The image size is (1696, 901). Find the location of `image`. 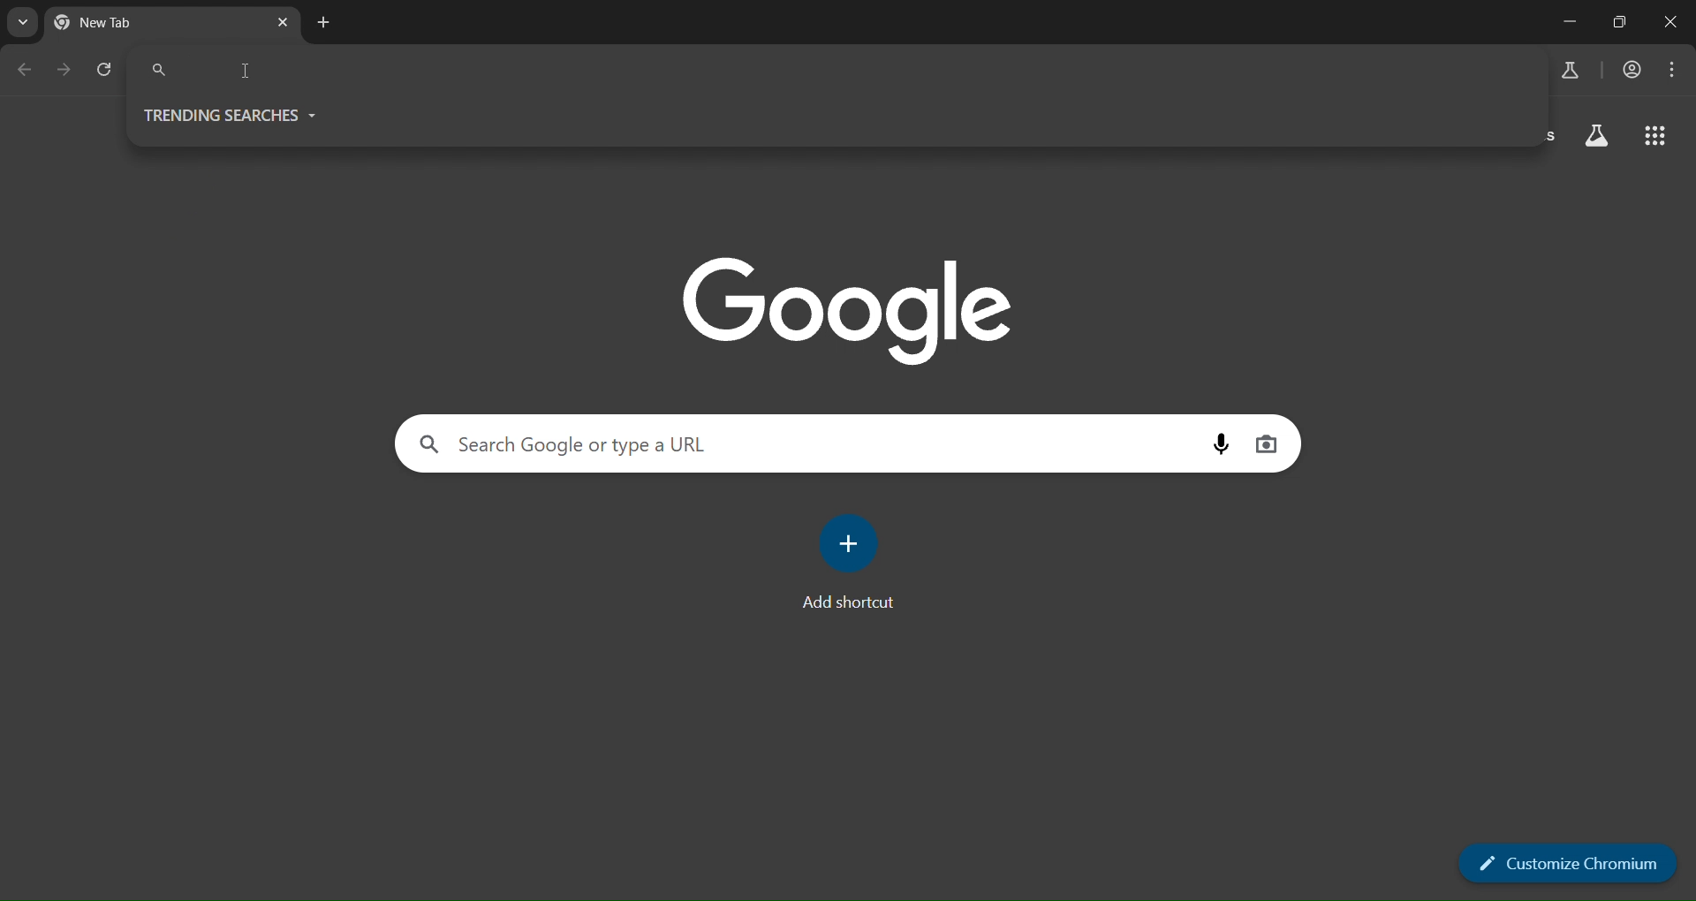

image is located at coordinates (862, 307).